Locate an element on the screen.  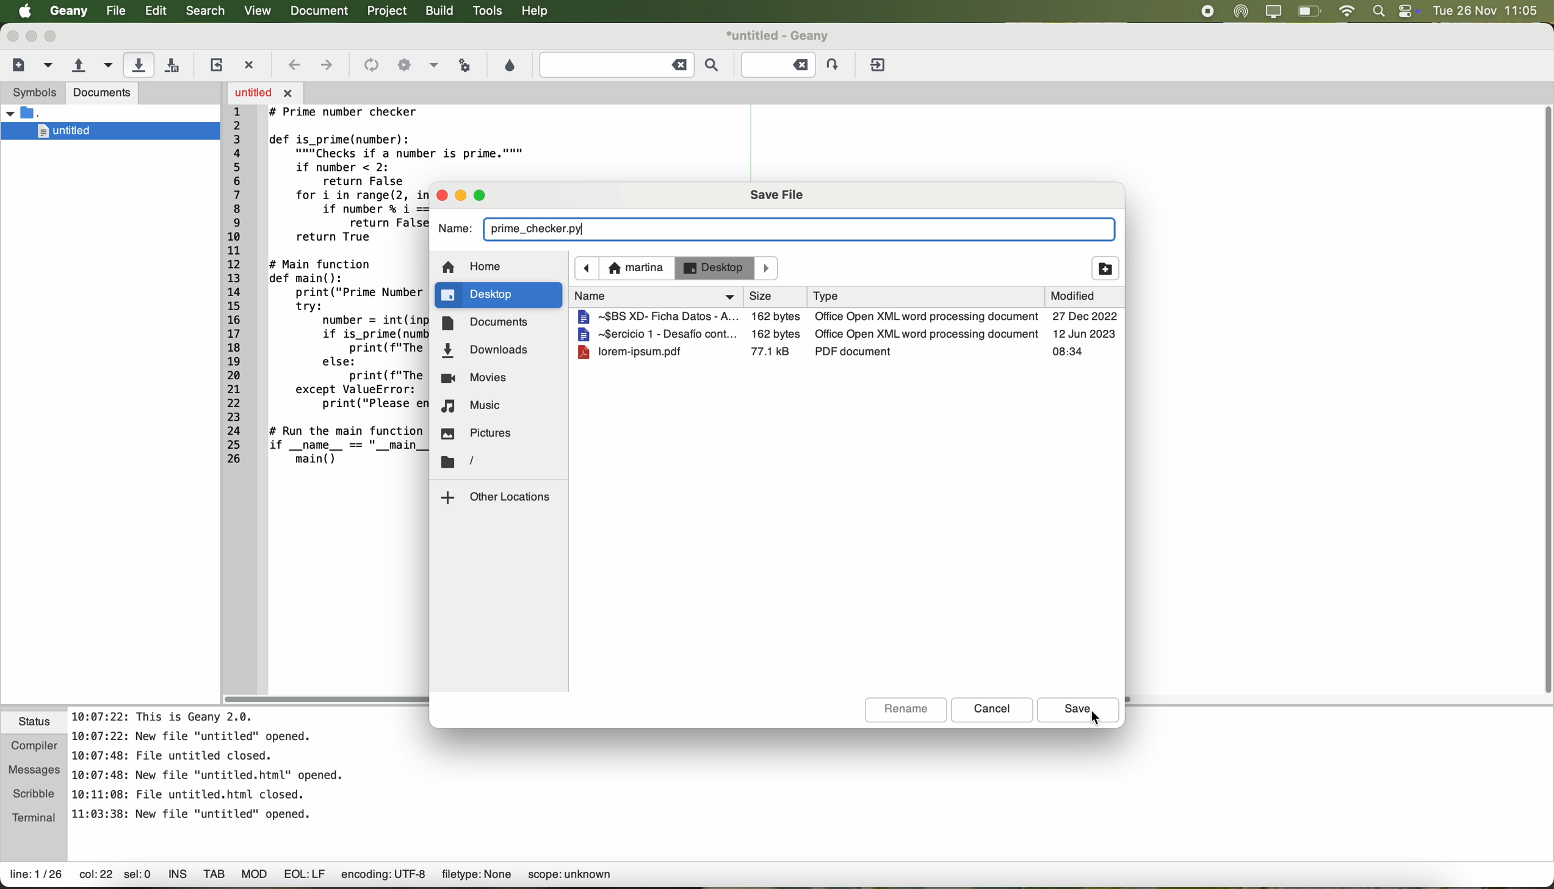
run or view the current file is located at coordinates (466, 65).